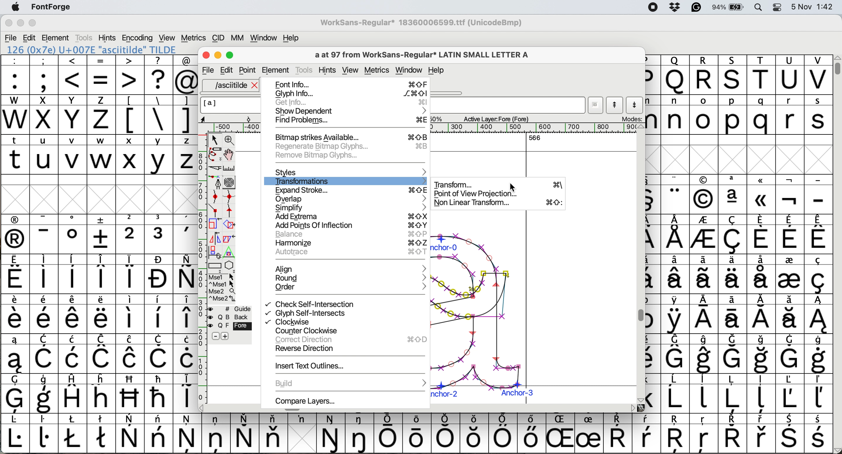 The image size is (842, 454). Describe the element at coordinates (677, 274) in the screenshot. I see `symbol` at that location.